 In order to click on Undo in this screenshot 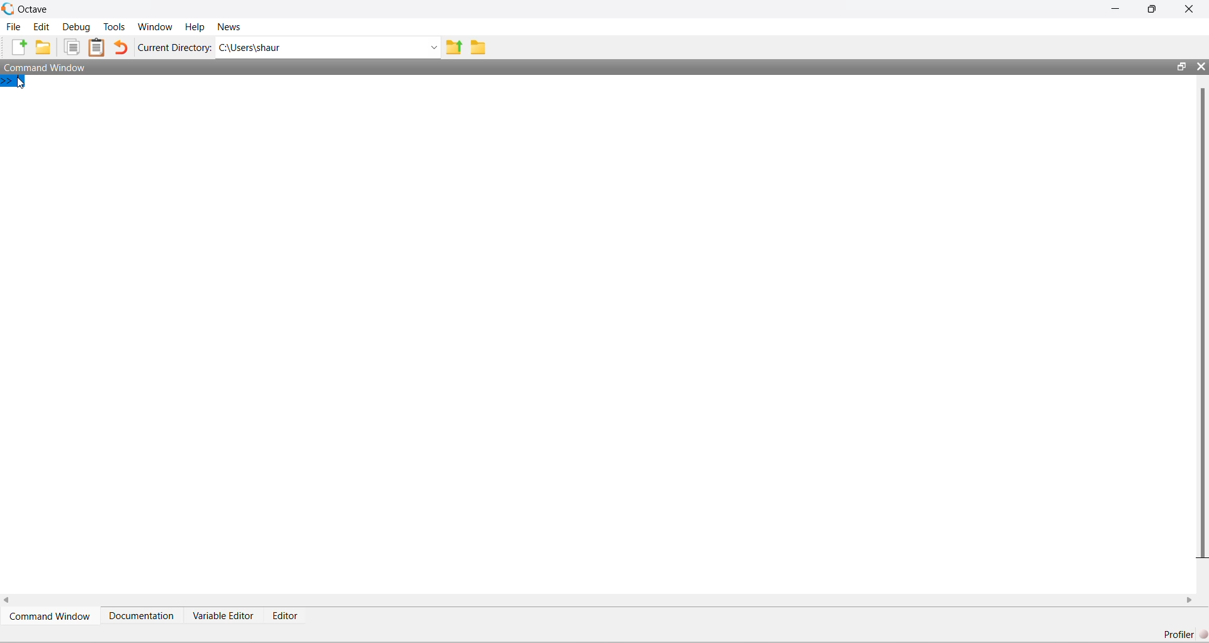, I will do `click(120, 47)`.